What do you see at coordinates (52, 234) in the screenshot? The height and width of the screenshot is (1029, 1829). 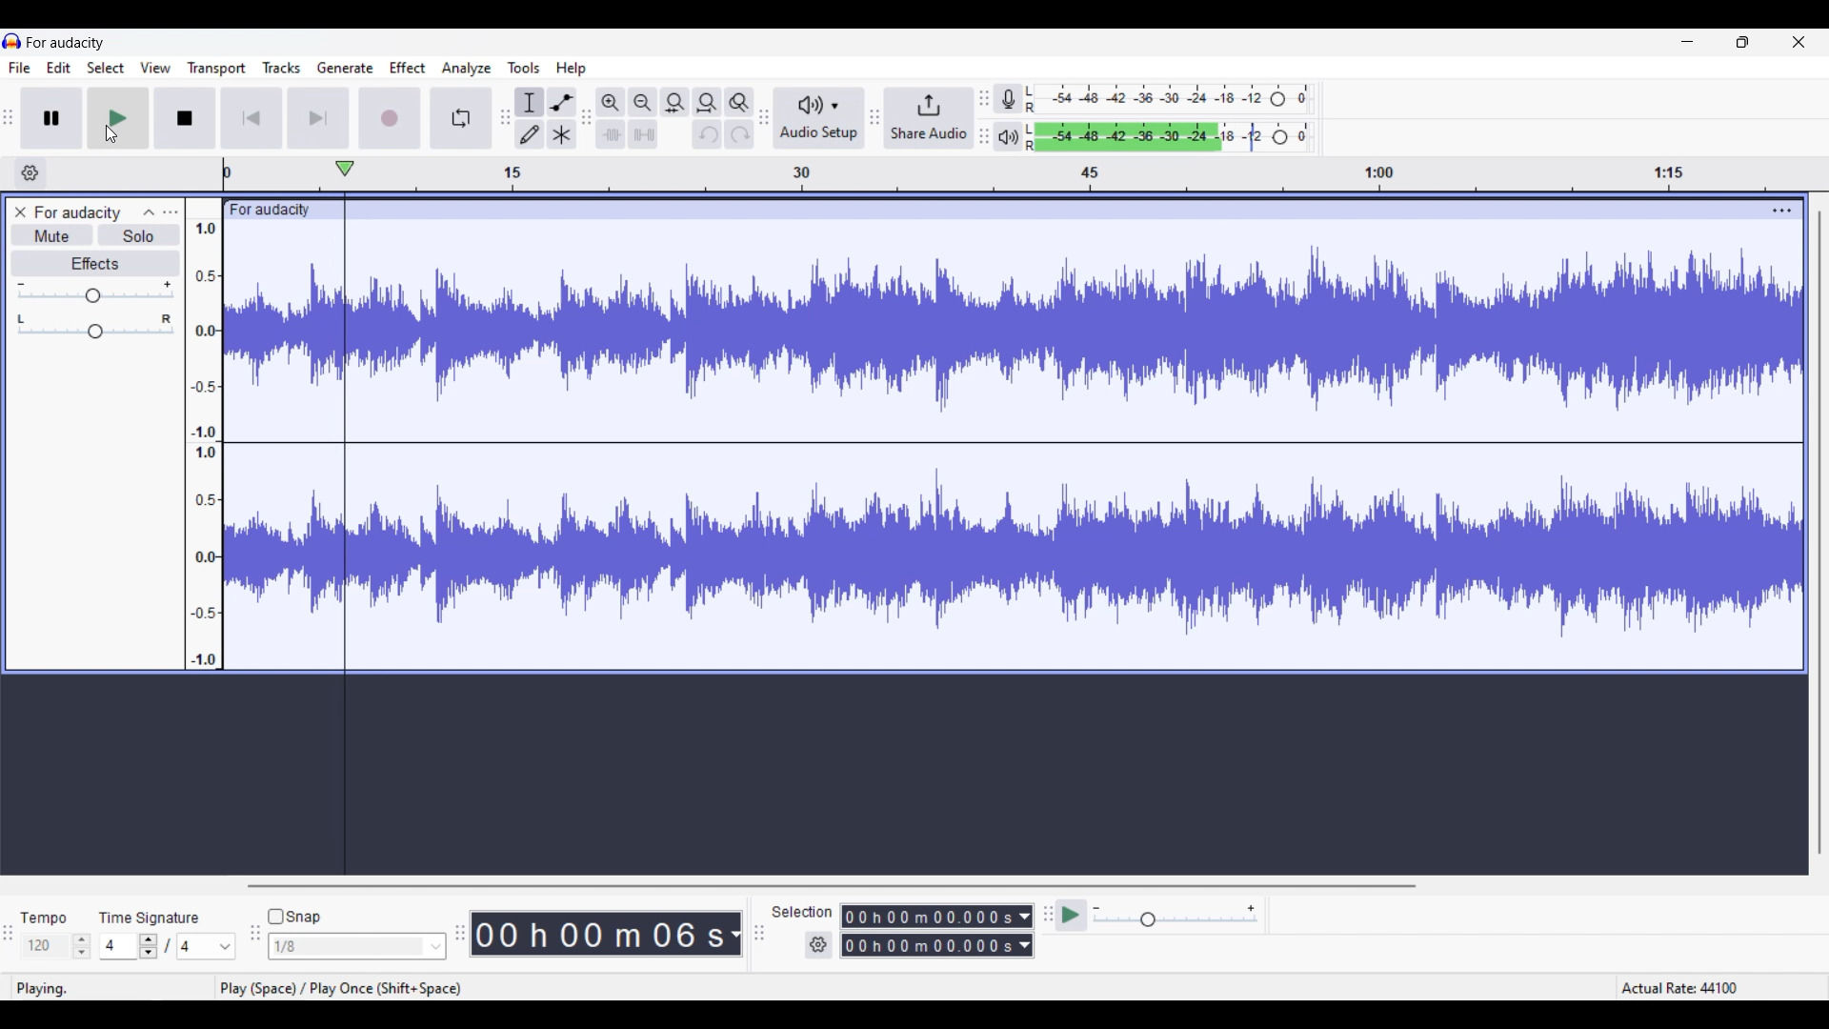 I see `Mute` at bounding box center [52, 234].